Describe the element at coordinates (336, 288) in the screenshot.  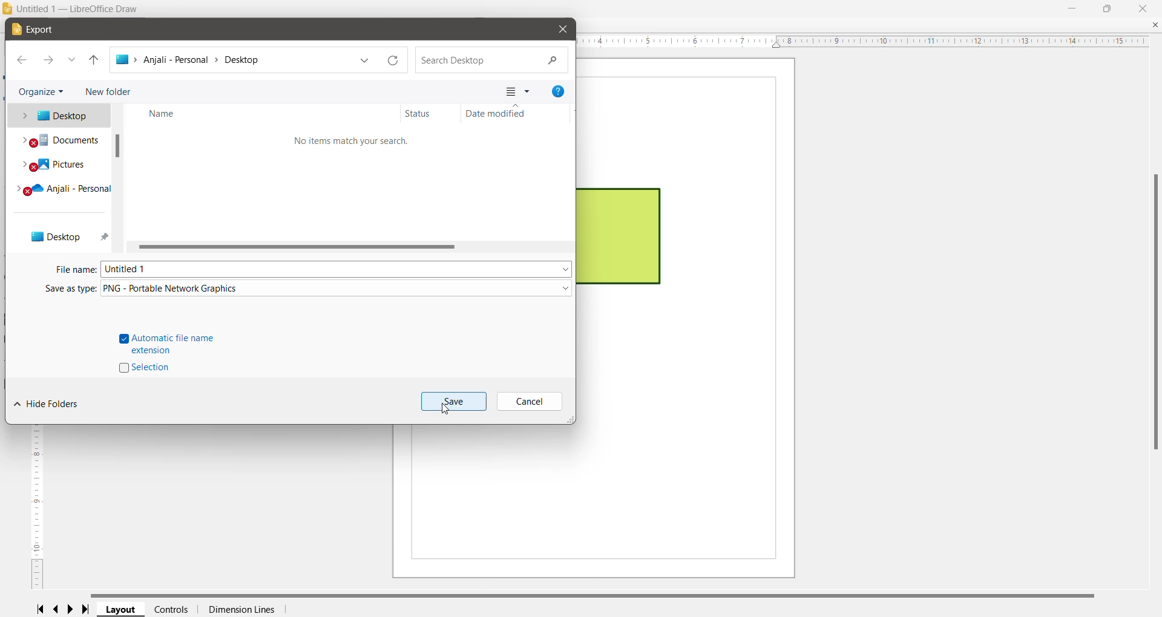
I see `File Type set as PNG` at that location.